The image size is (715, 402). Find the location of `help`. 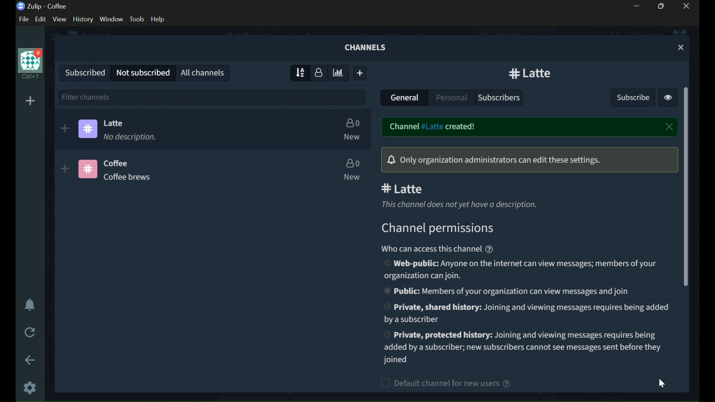

help is located at coordinates (158, 19).